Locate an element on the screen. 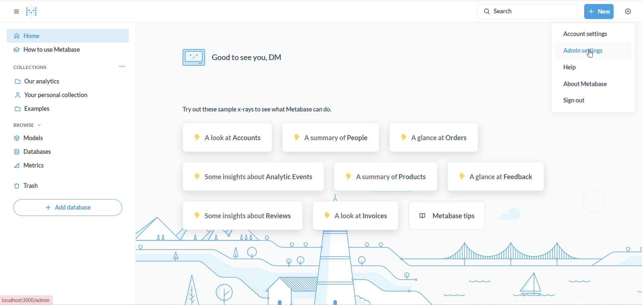 The width and height of the screenshot is (642, 305). help is located at coordinates (575, 68).